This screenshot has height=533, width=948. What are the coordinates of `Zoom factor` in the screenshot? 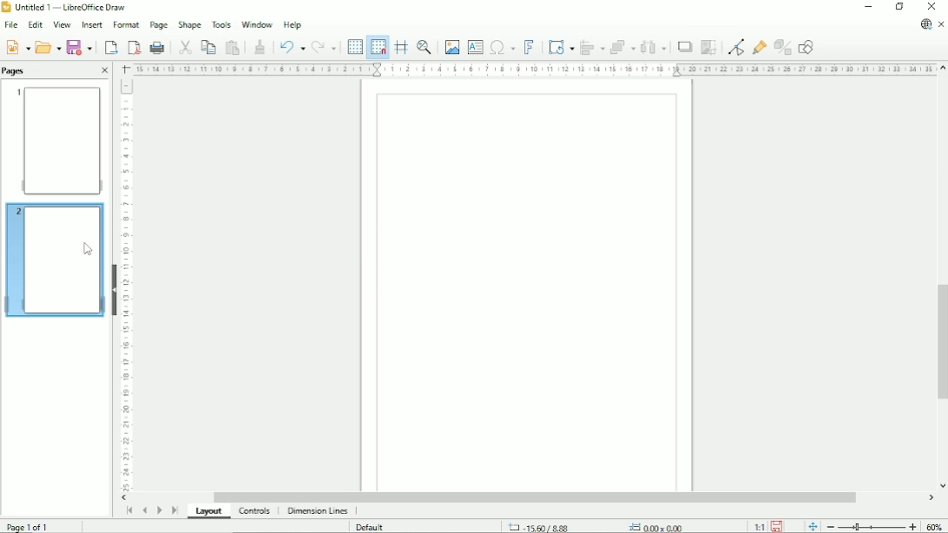 It's located at (935, 526).